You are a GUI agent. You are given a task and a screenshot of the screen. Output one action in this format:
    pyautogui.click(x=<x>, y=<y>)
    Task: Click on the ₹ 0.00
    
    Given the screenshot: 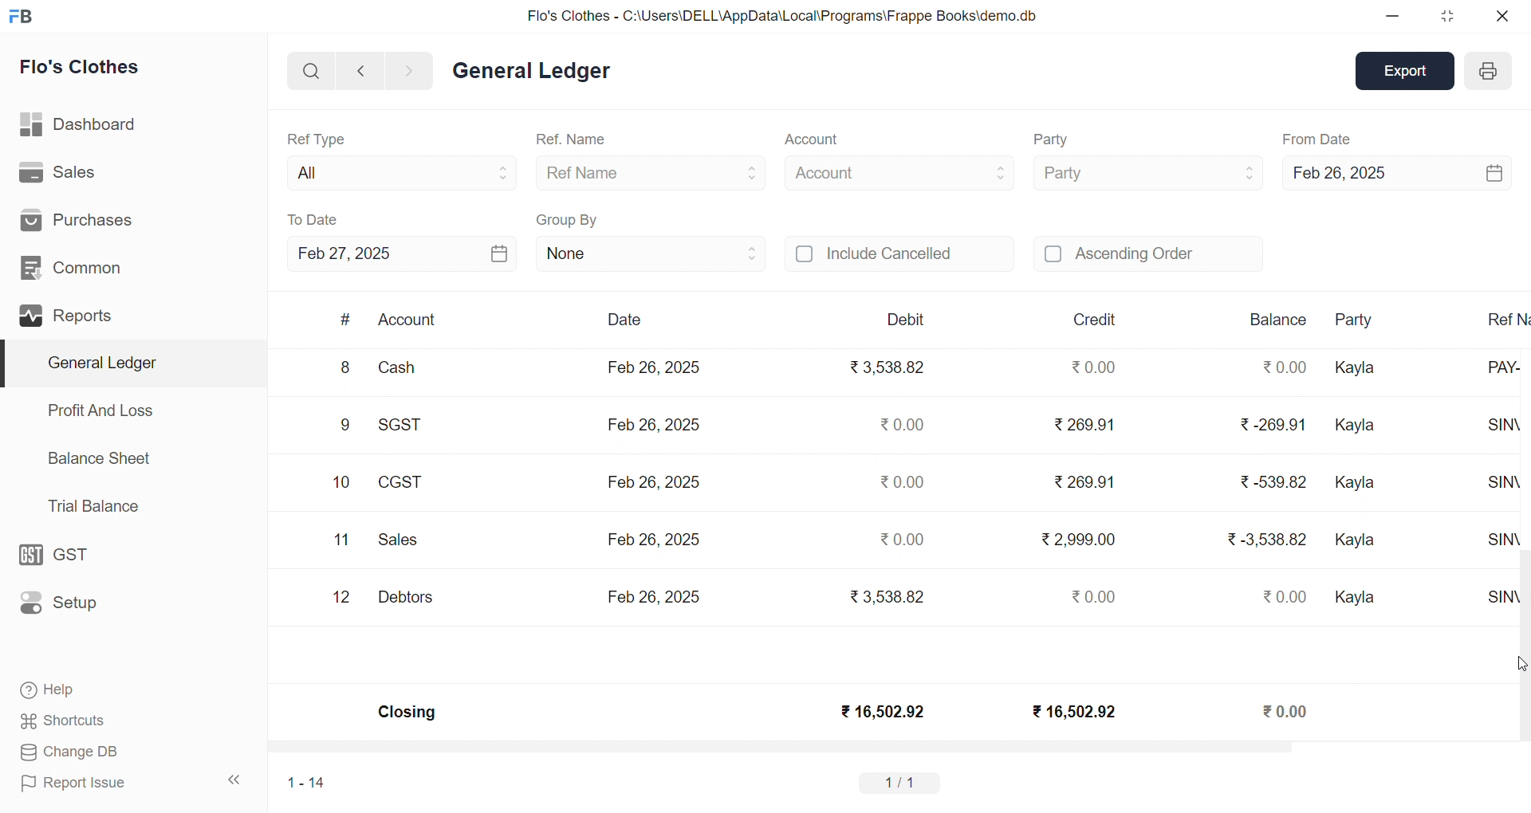 What is the action you would take?
    pyautogui.click(x=1282, y=367)
    